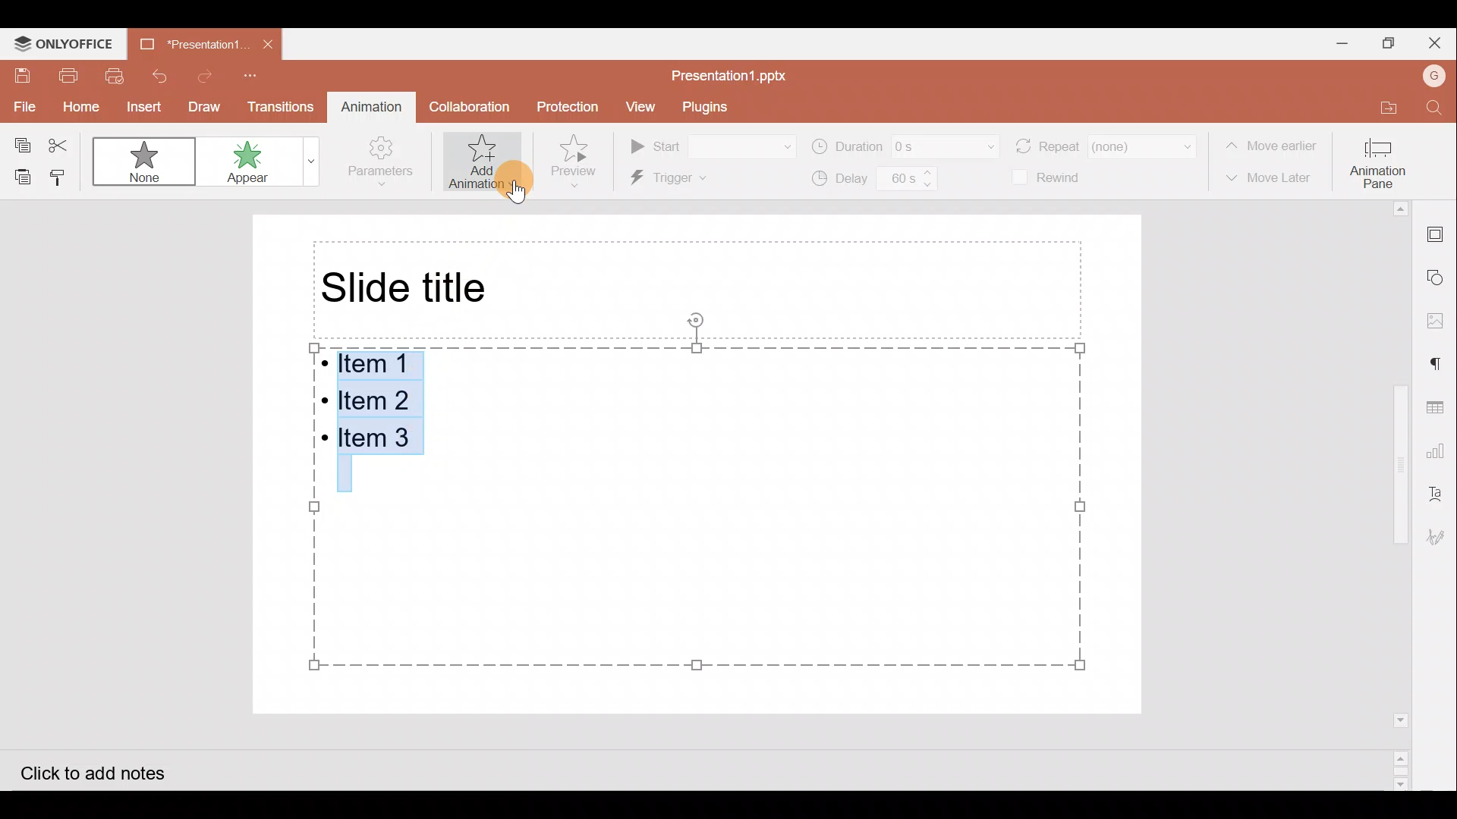 The width and height of the screenshot is (1457, 819). I want to click on Paragraph setting, so click(1443, 366).